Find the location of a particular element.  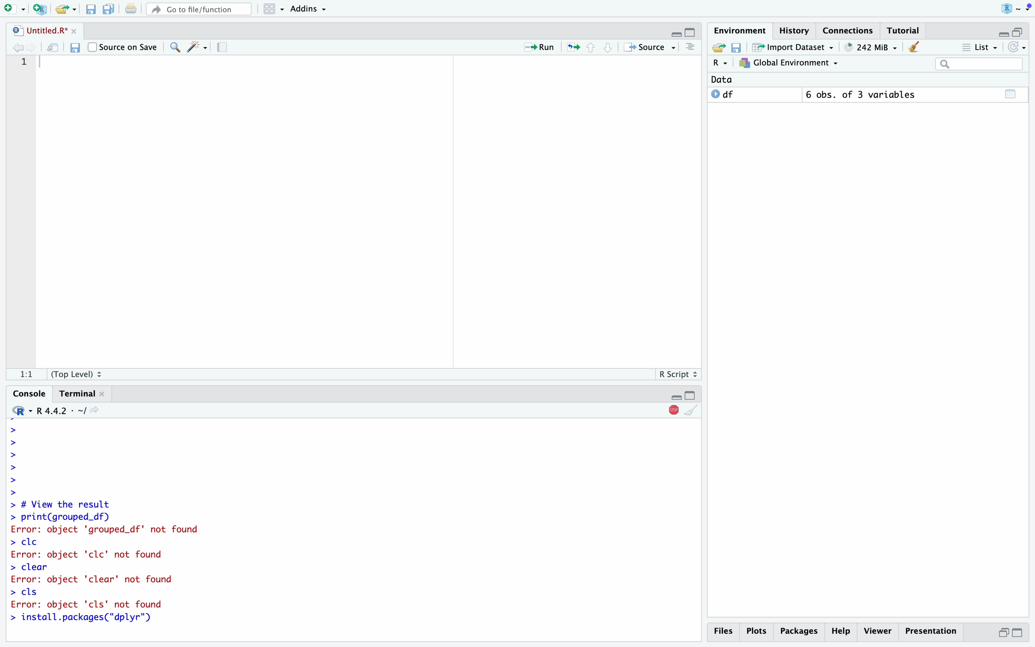

Export history logs is located at coordinates (720, 47).